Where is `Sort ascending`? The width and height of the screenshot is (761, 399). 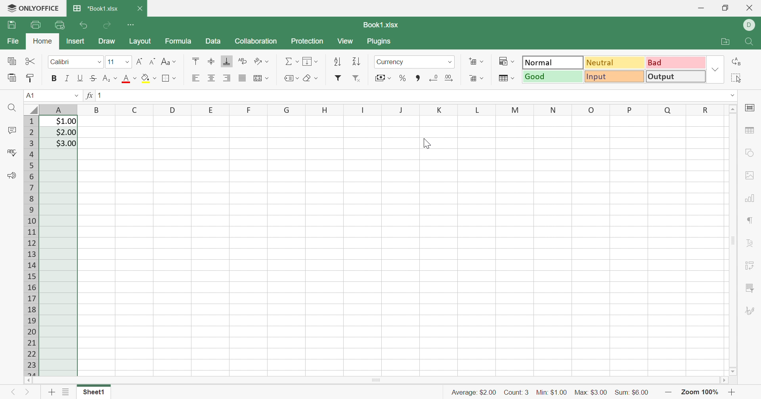
Sort ascending is located at coordinates (339, 62).